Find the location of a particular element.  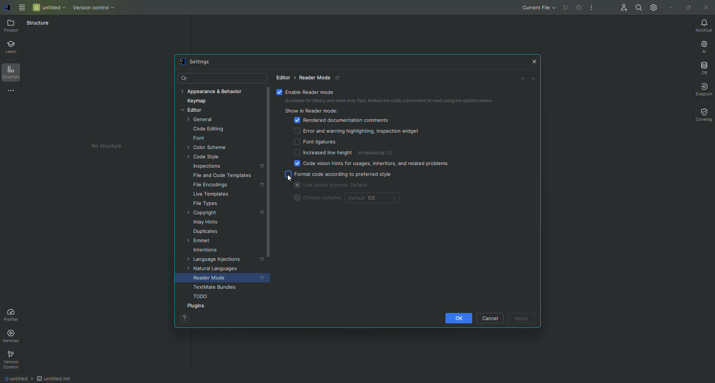

Editor is located at coordinates (190, 111).